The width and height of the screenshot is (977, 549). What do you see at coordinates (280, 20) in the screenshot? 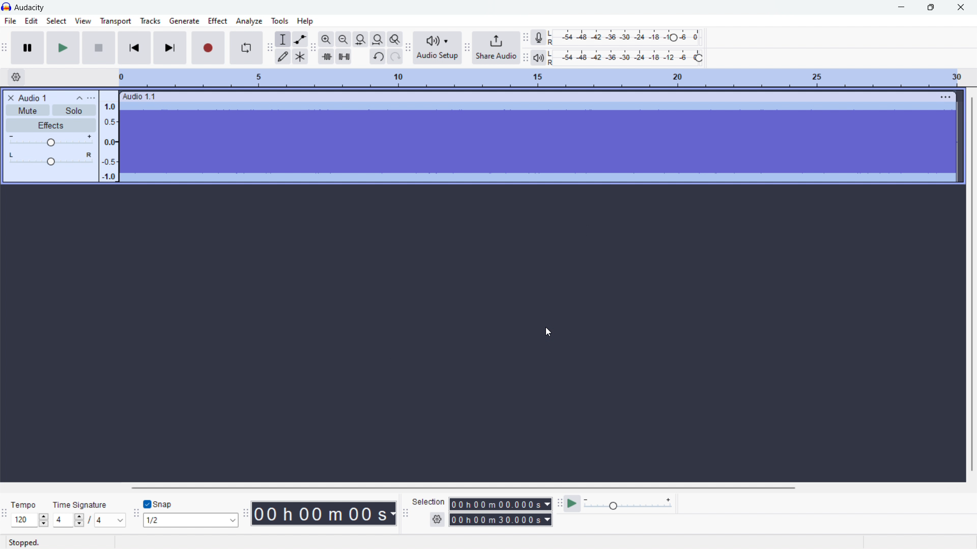
I see `Tools` at bounding box center [280, 20].